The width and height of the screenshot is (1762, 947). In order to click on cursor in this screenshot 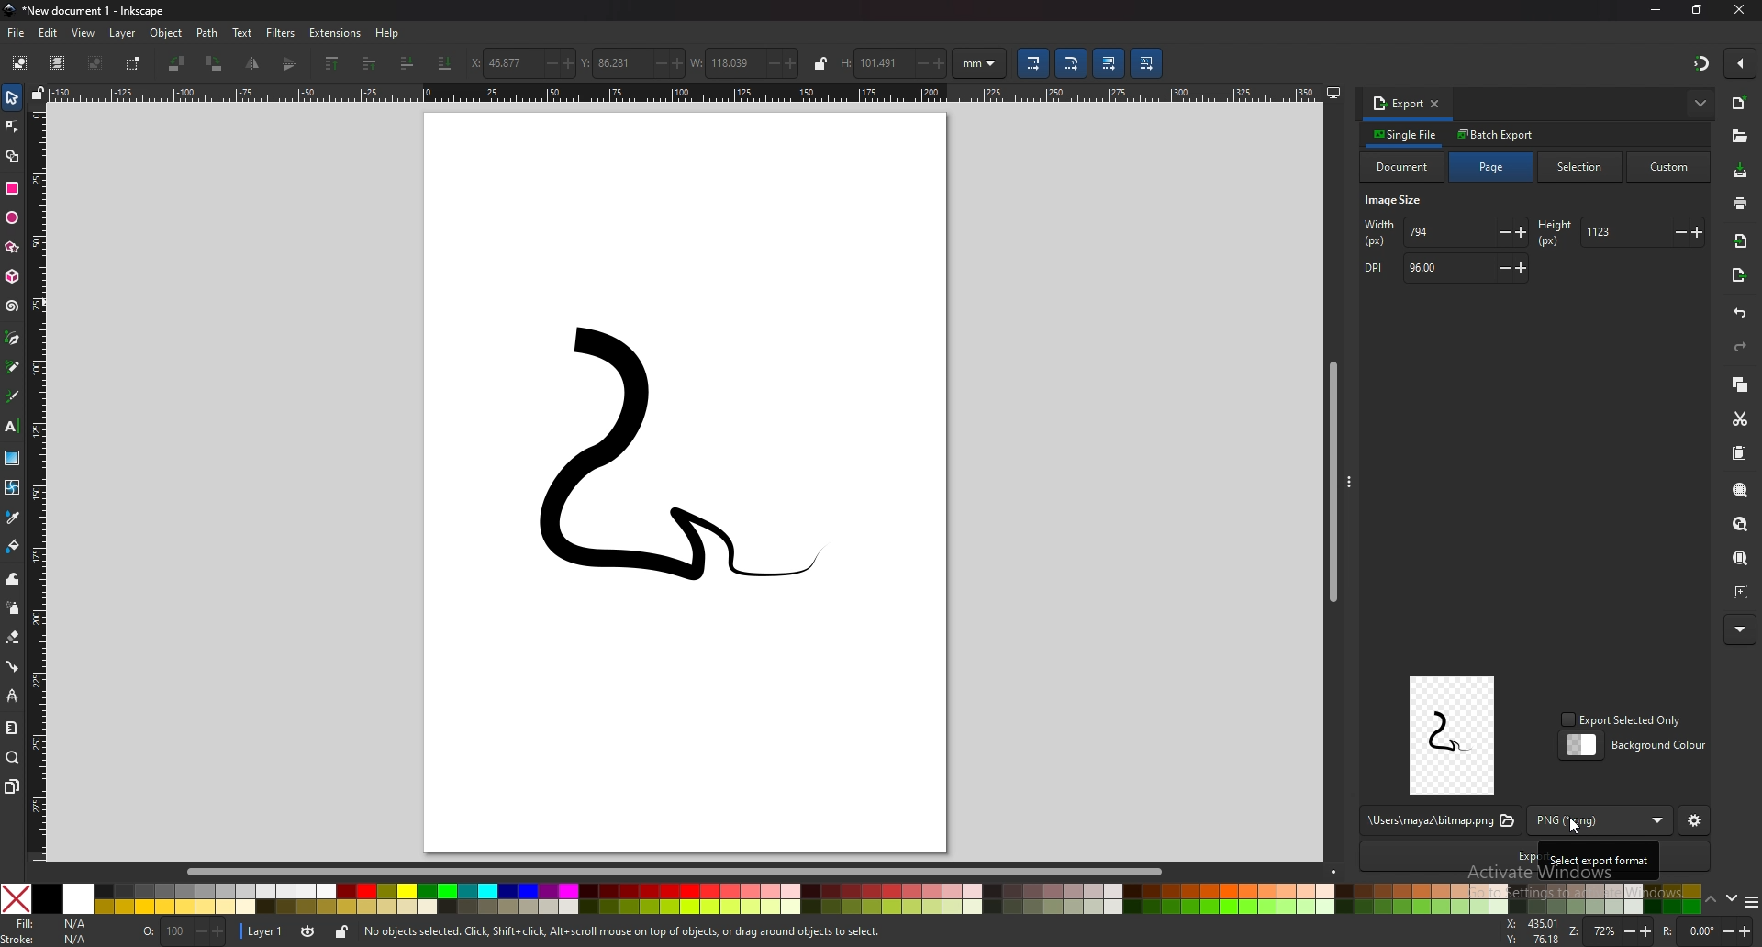, I will do `click(1577, 825)`.